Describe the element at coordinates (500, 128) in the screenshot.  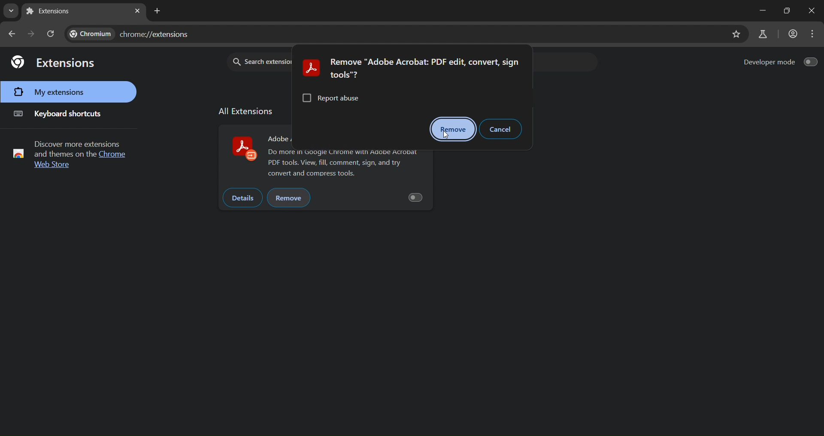
I see `cancel` at that location.